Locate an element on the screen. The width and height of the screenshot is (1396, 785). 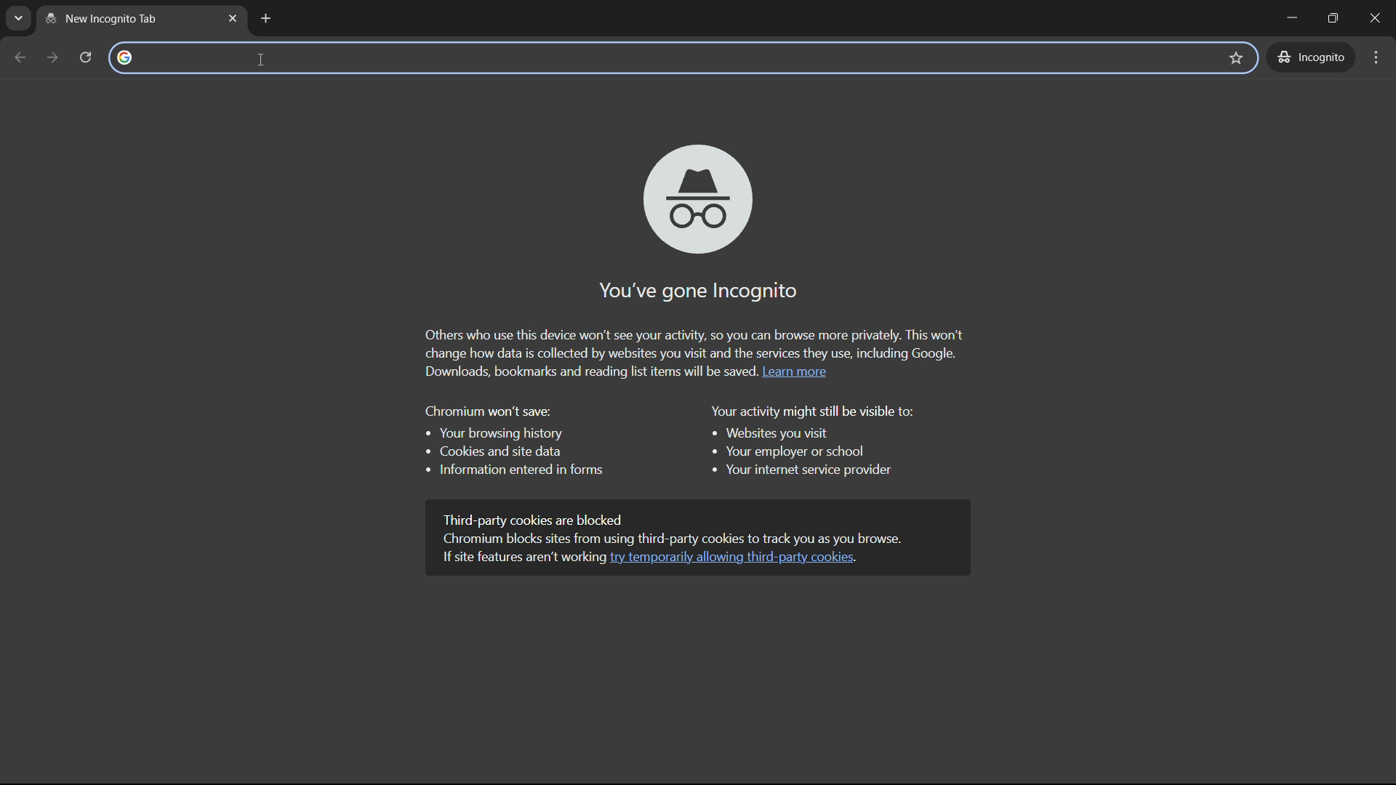
reload is located at coordinates (84, 56).